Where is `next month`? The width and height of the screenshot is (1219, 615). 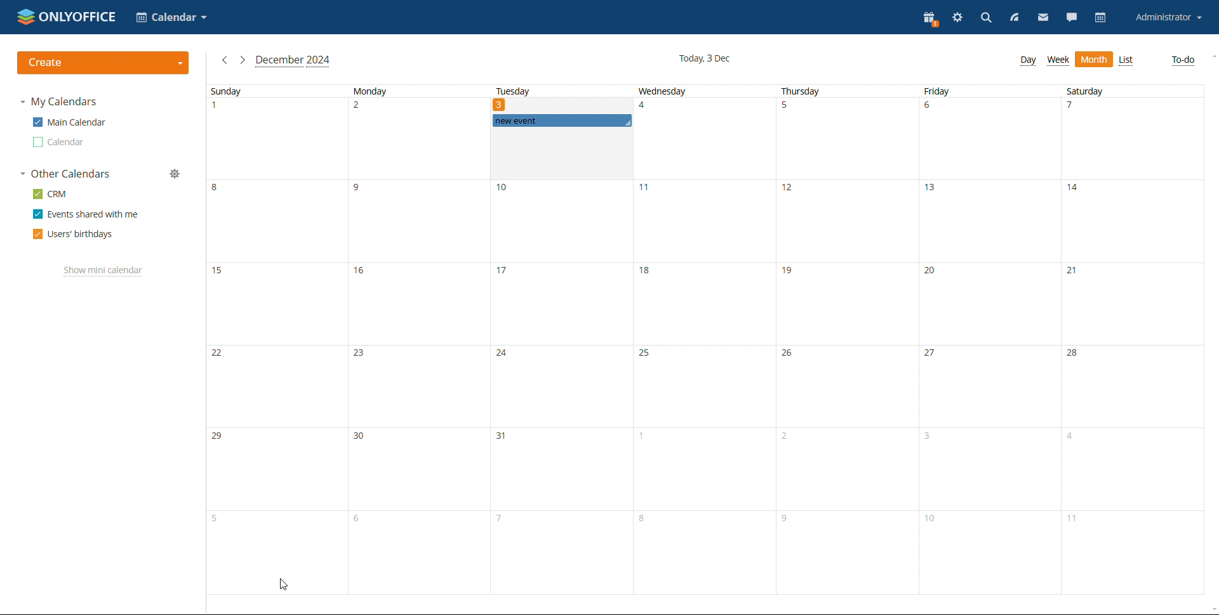 next month is located at coordinates (243, 60).